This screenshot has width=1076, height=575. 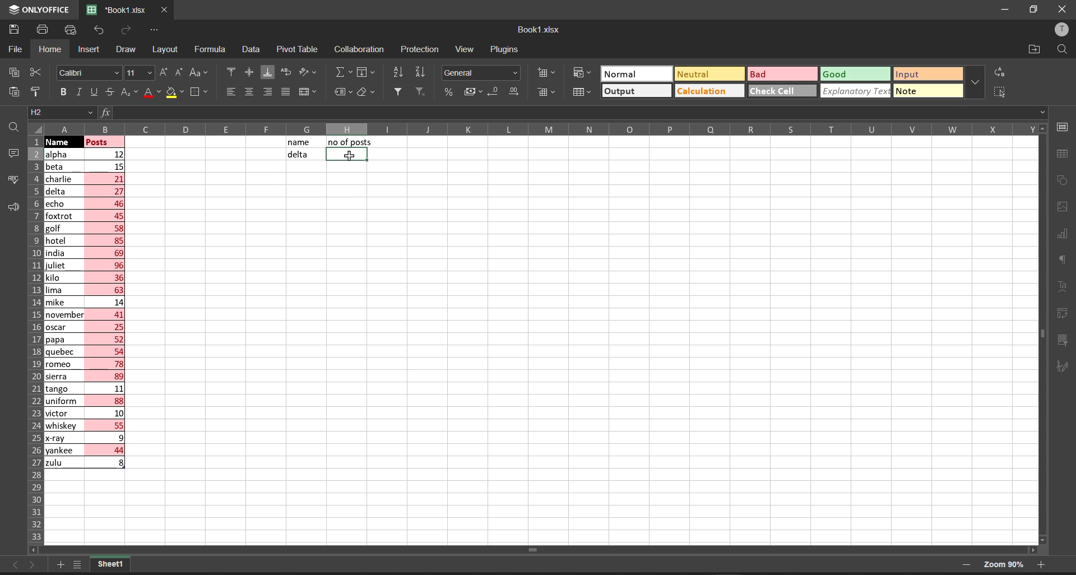 I want to click on fill color, so click(x=176, y=93).